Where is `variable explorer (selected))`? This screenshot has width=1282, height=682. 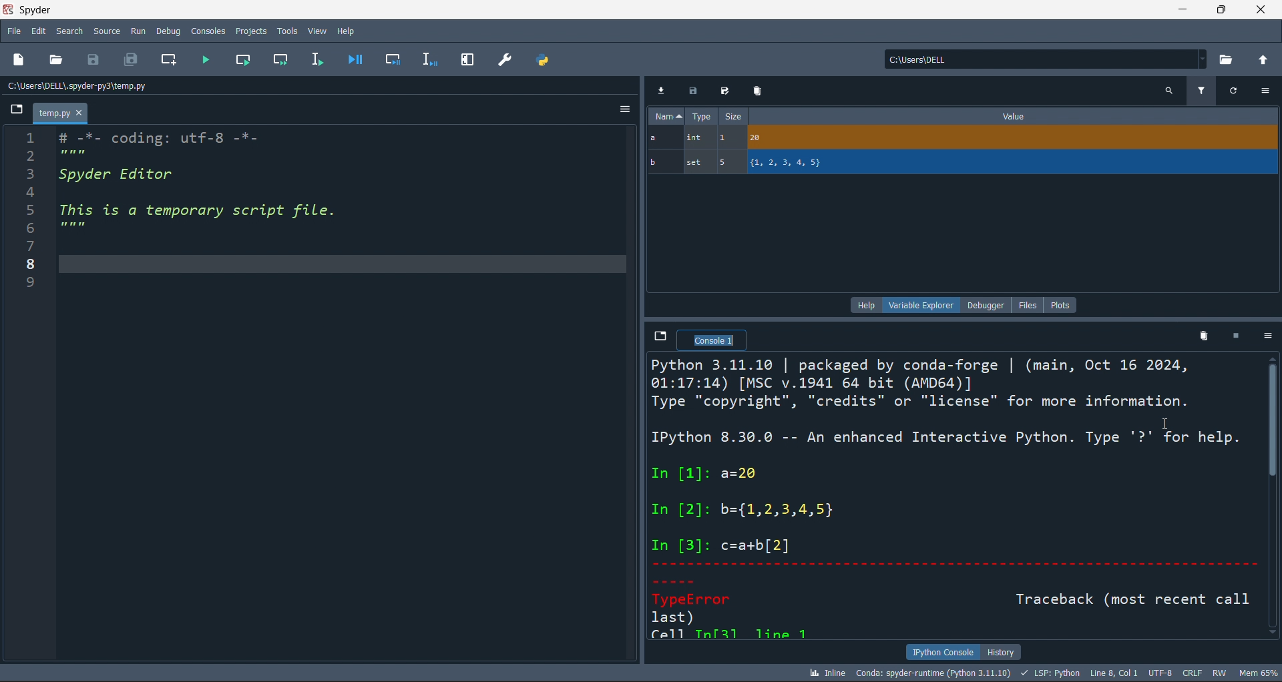
variable explorer (selected)) is located at coordinates (921, 304).